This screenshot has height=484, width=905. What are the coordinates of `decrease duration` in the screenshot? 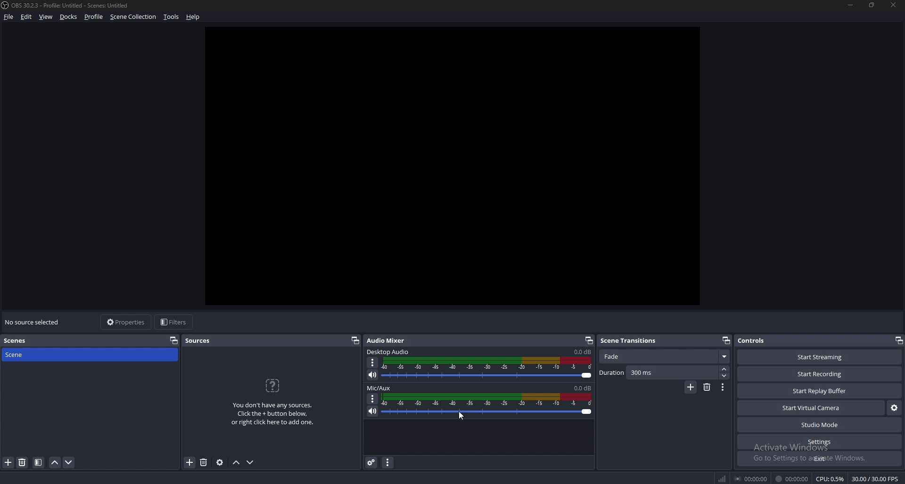 It's located at (726, 377).